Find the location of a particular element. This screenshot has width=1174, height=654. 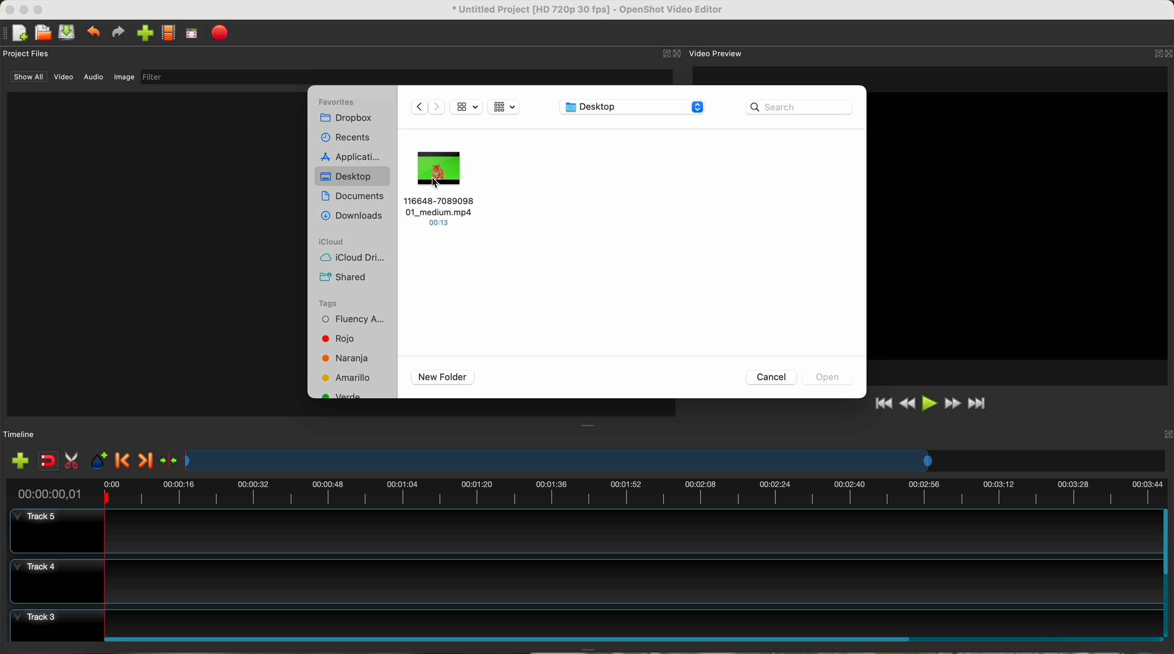

grid view is located at coordinates (505, 108).